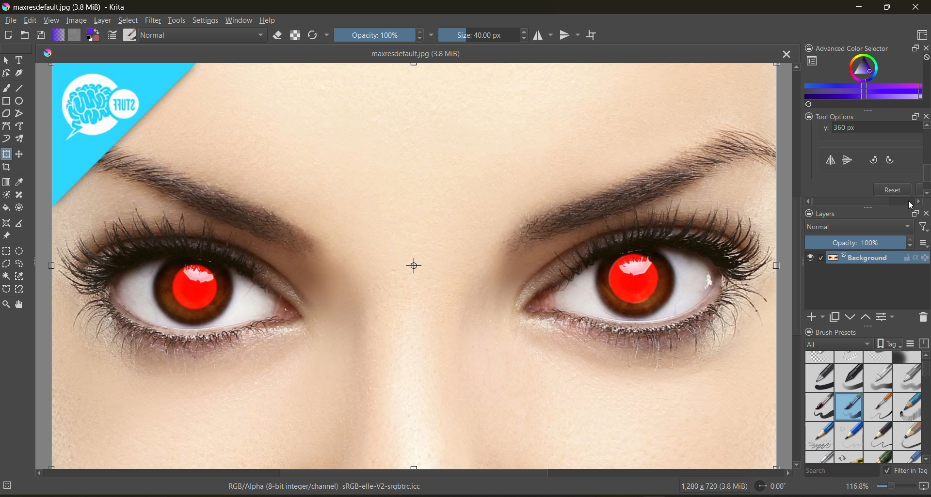 This screenshot has width=931, height=497. I want to click on close docker, so click(924, 47).